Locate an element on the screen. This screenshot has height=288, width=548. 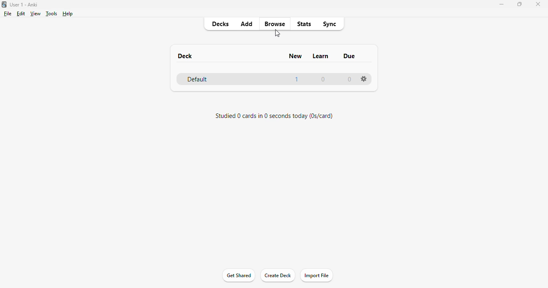
stats is located at coordinates (304, 24).